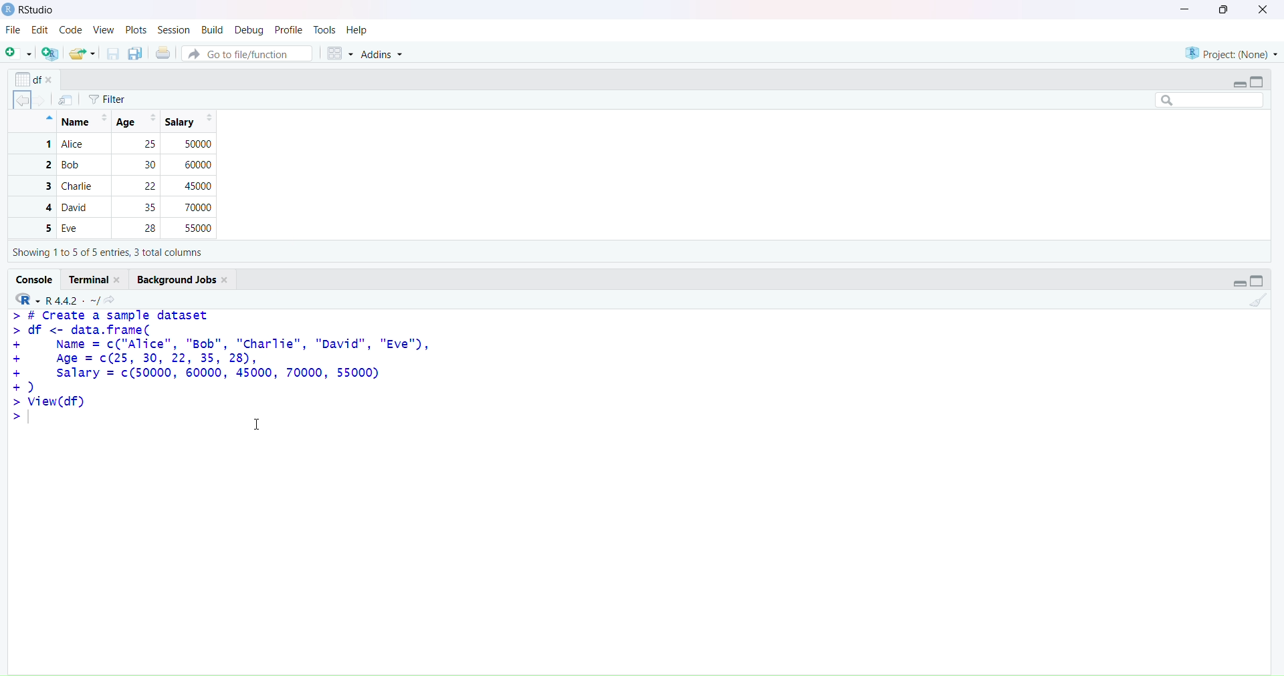  Describe the element at coordinates (33, 416) in the screenshot. I see `text cursor` at that location.